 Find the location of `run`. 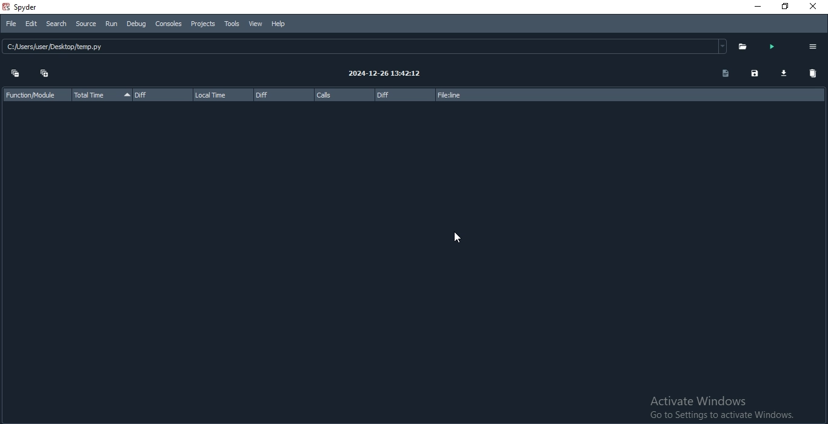

run is located at coordinates (770, 47).